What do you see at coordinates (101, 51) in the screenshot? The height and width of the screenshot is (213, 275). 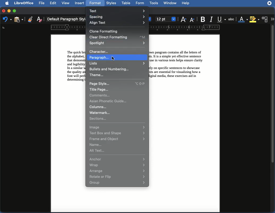 I see `Character` at bounding box center [101, 51].